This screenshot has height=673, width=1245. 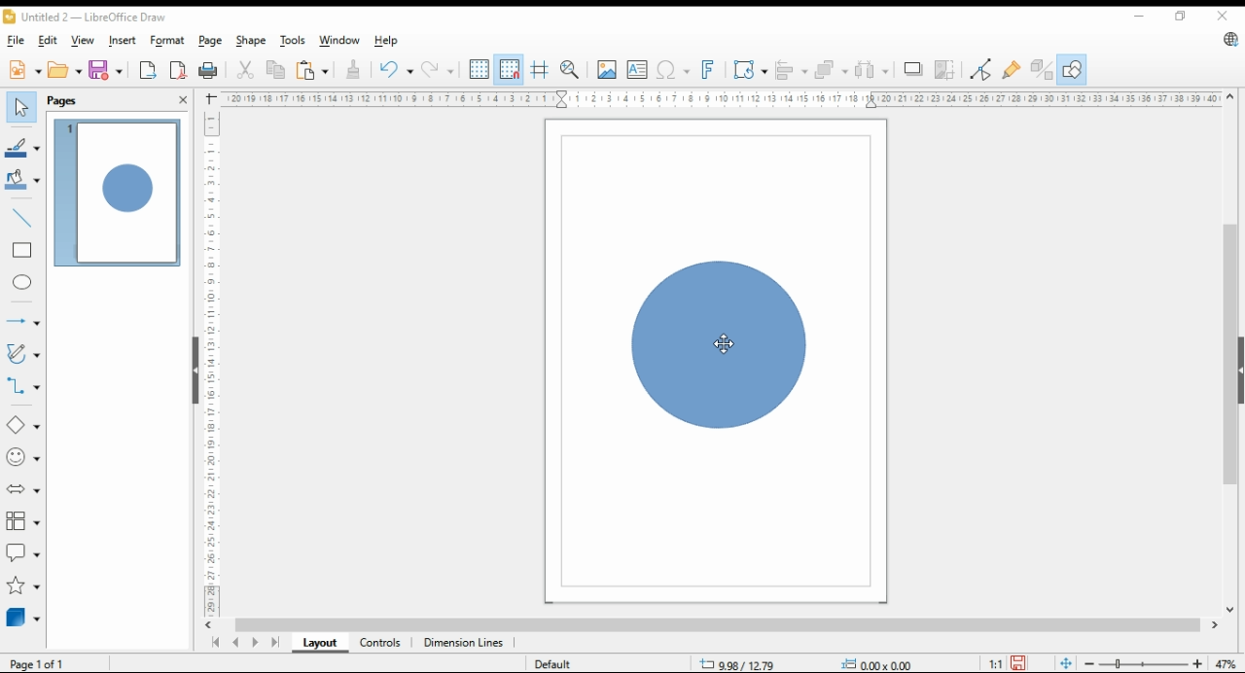 What do you see at coordinates (607, 69) in the screenshot?
I see `insert image` at bounding box center [607, 69].